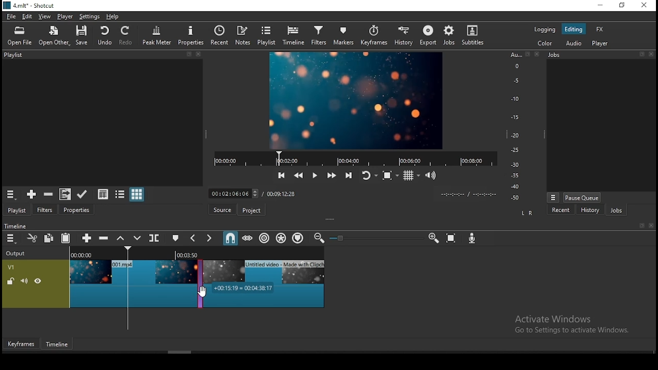 This screenshot has width=658, height=370. What do you see at coordinates (582, 198) in the screenshot?
I see `pause queue` at bounding box center [582, 198].